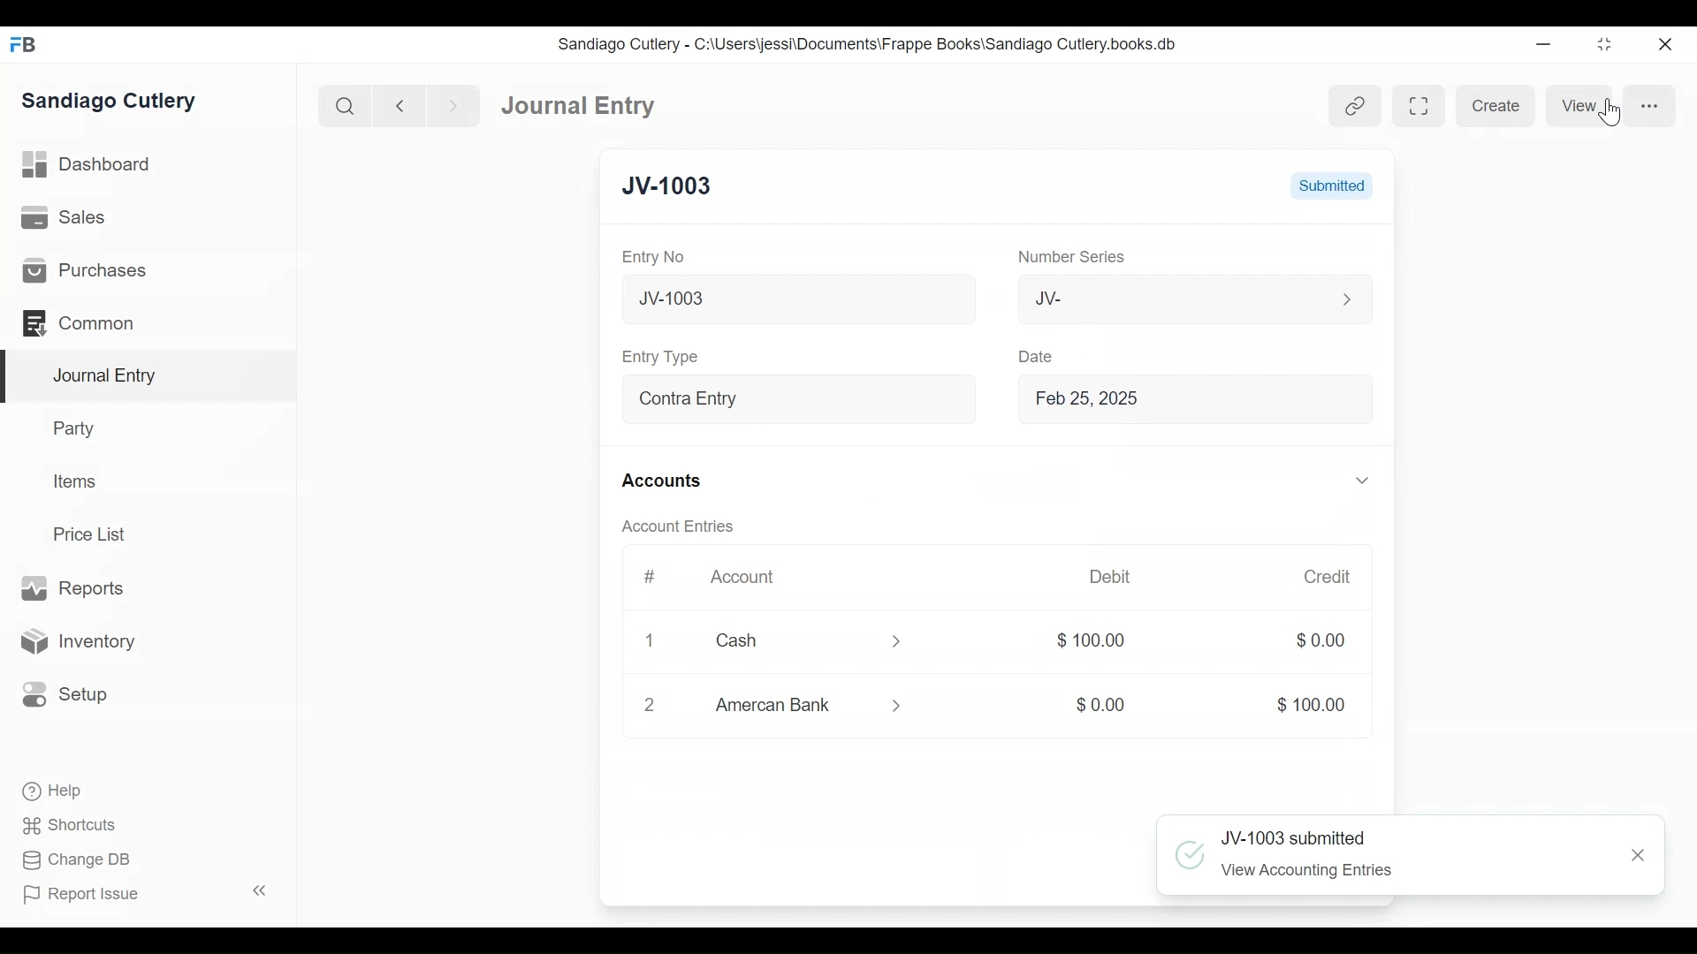 The height and width of the screenshot is (954, 1697). I want to click on Number Series, so click(1069, 258).